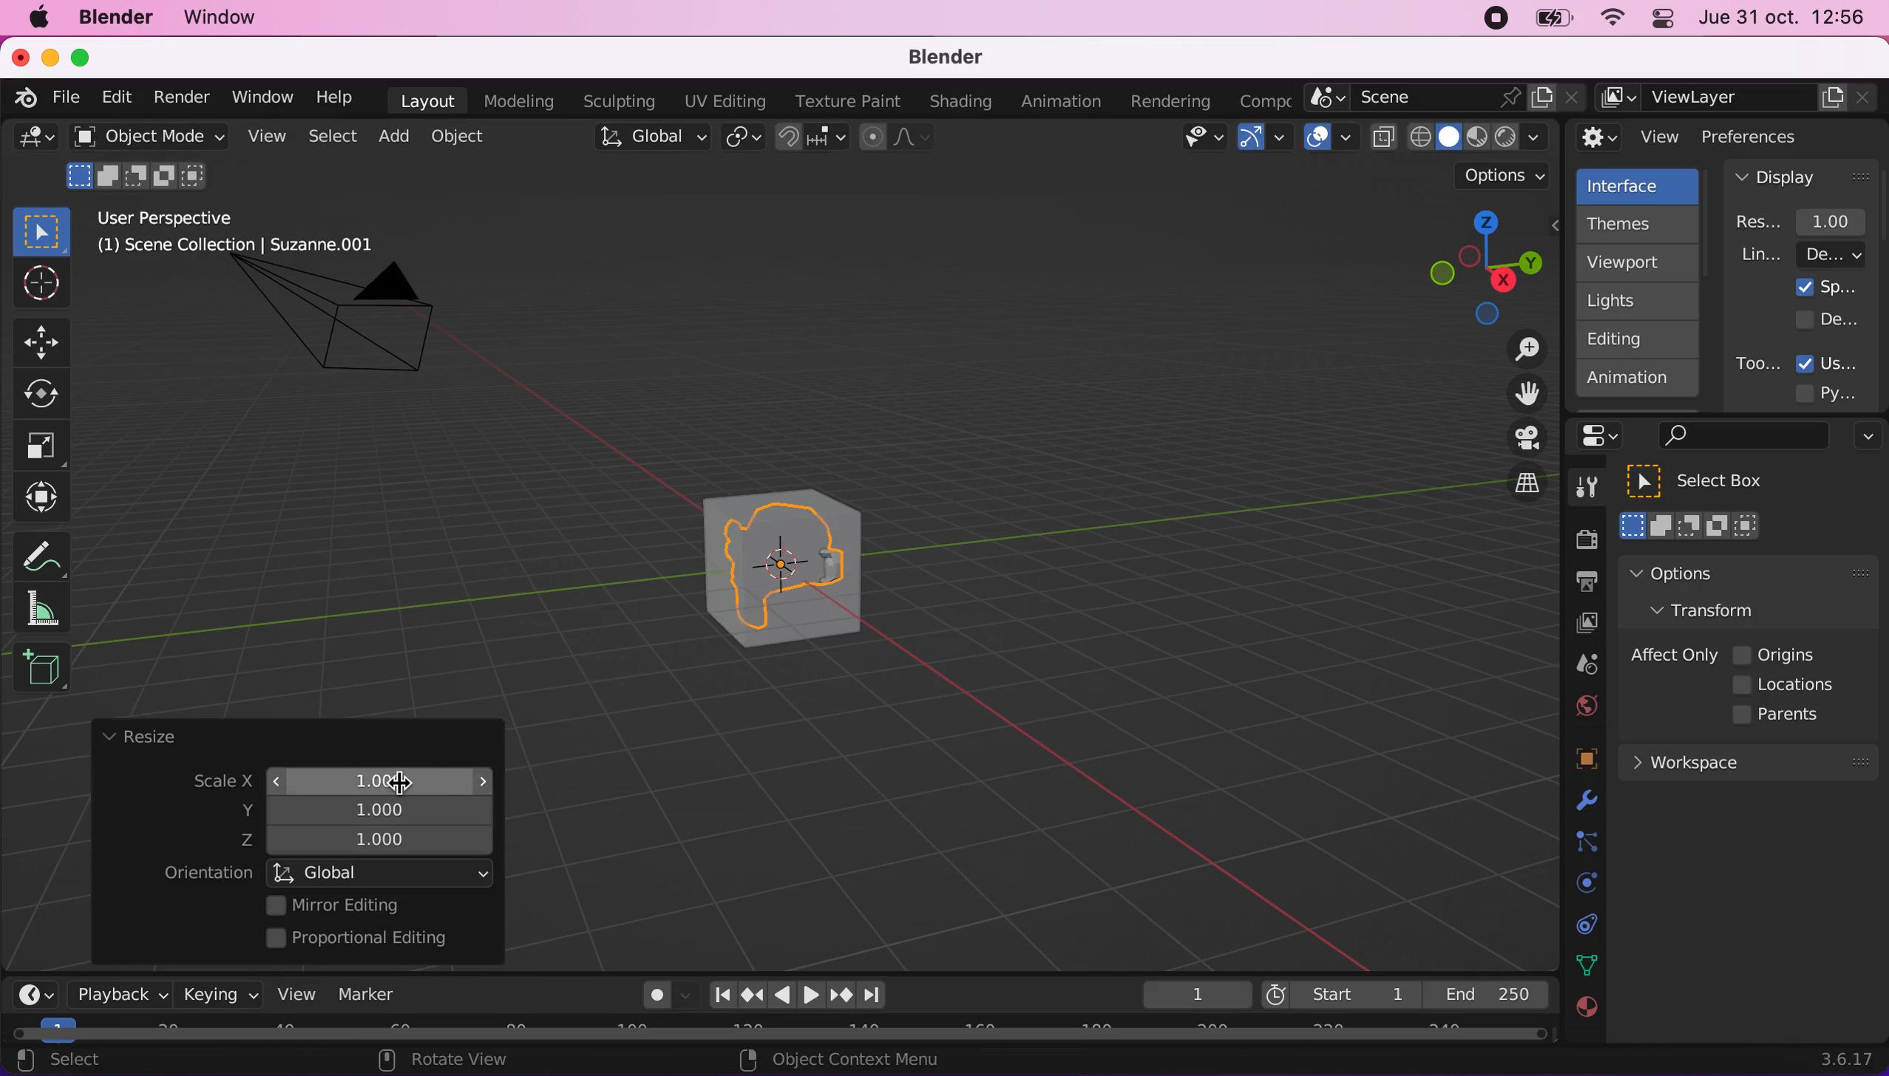 This screenshot has height=1076, width=1889. I want to click on view, so click(1629, 137).